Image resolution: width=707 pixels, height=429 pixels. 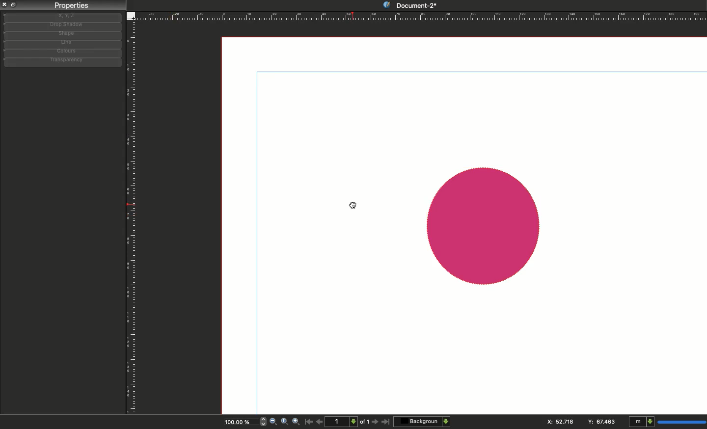 What do you see at coordinates (61, 26) in the screenshot?
I see `Drop shadow` at bounding box center [61, 26].